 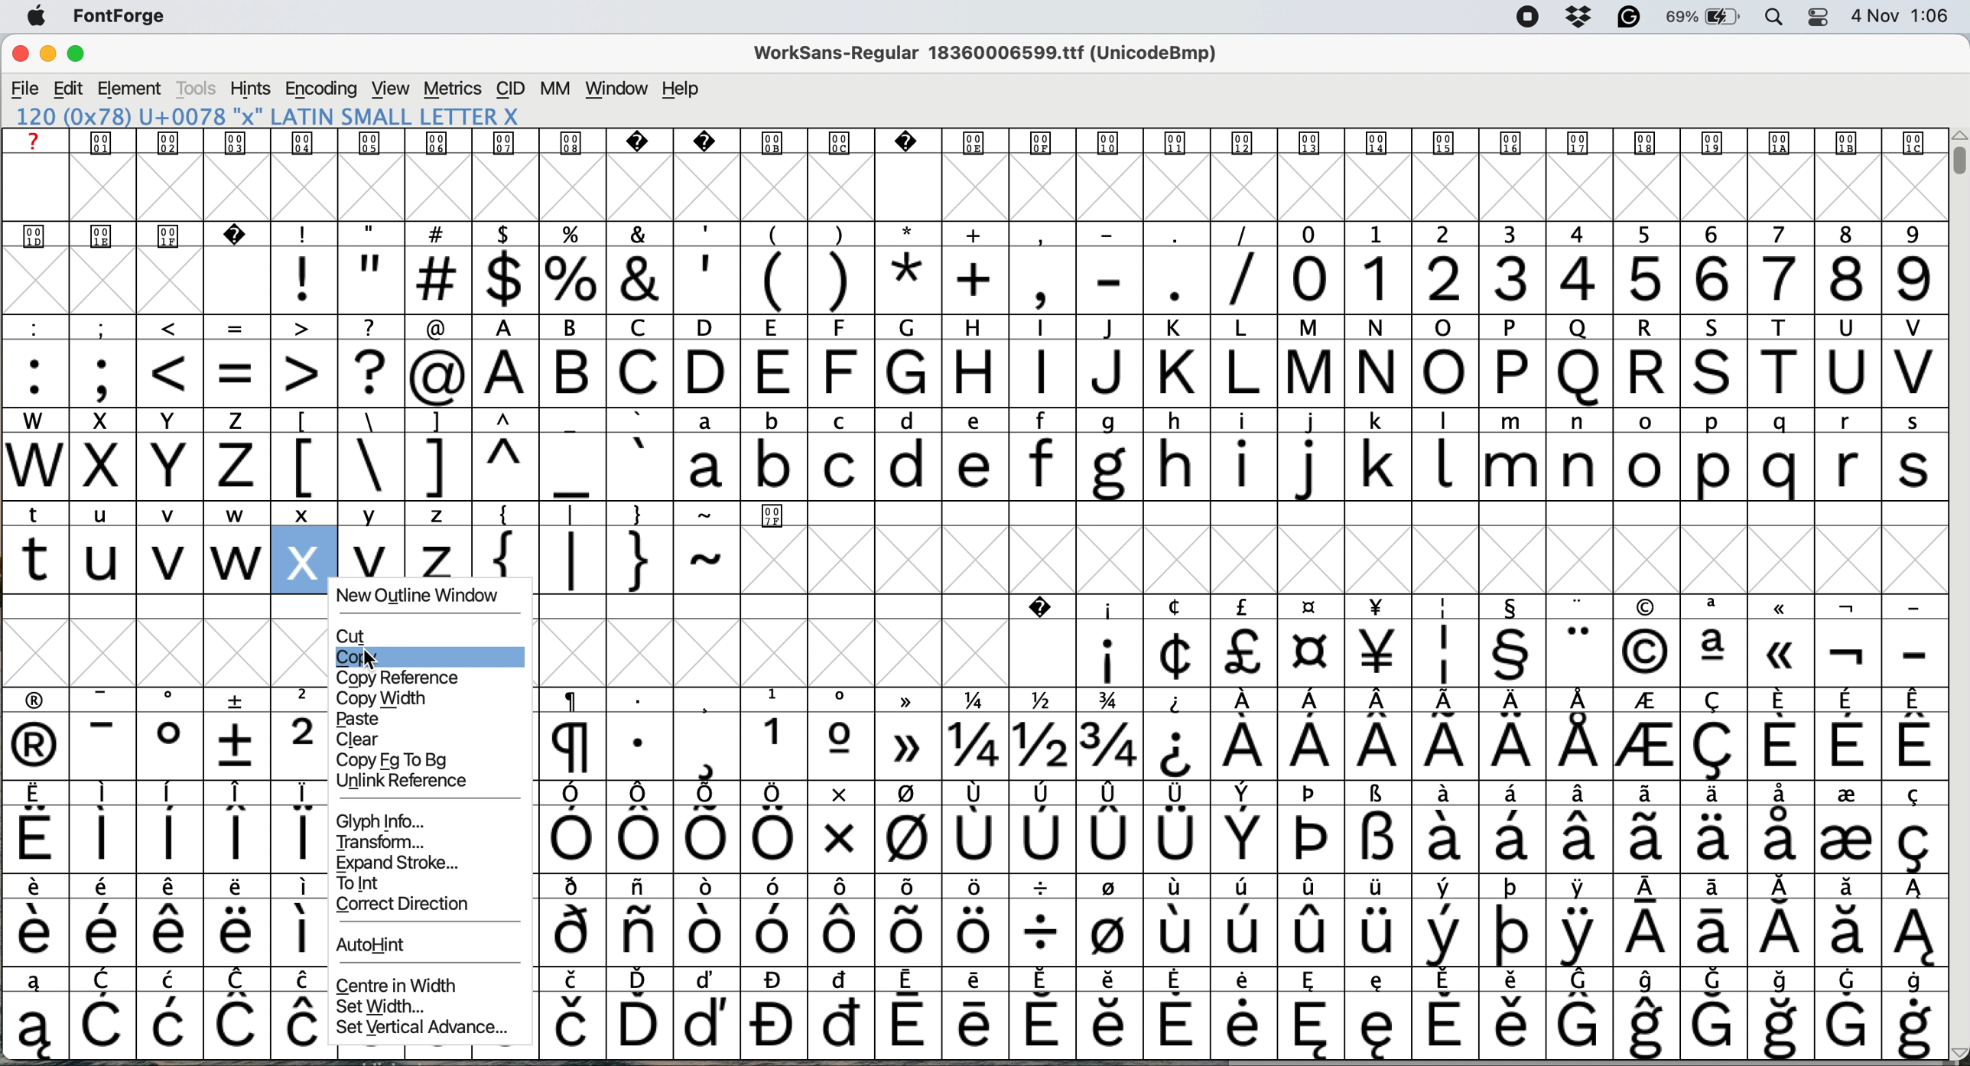 What do you see at coordinates (167, 979) in the screenshot?
I see `special characters` at bounding box center [167, 979].